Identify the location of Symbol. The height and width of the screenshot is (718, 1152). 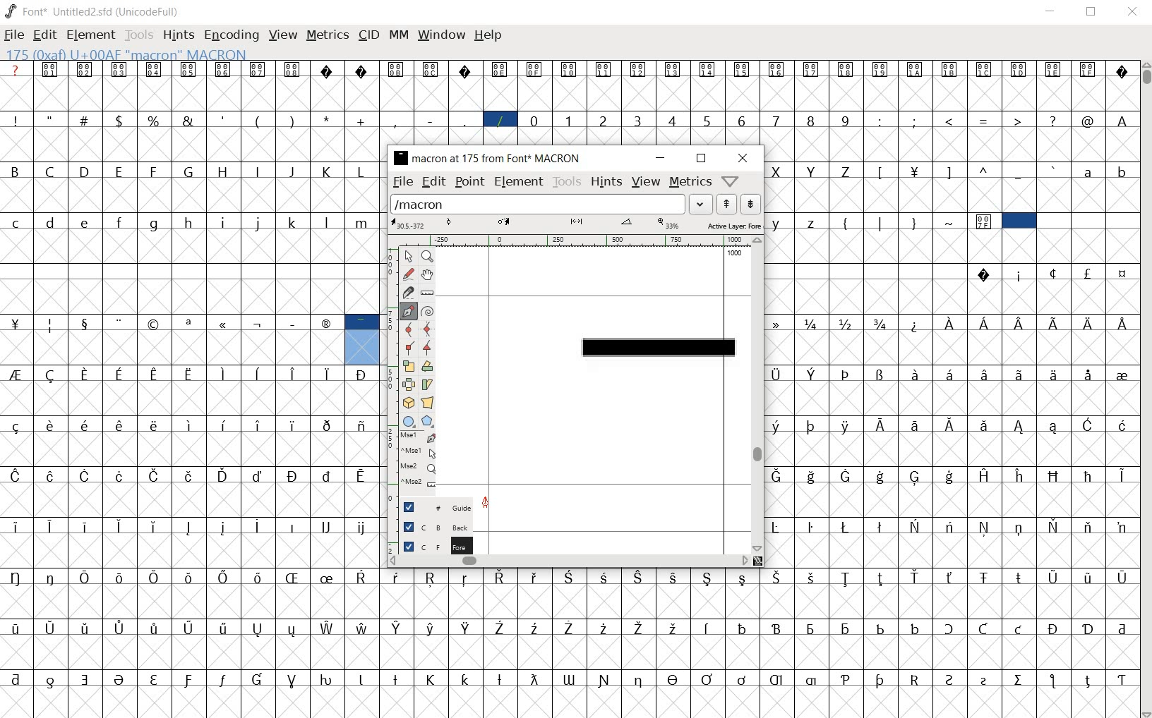
(49, 628).